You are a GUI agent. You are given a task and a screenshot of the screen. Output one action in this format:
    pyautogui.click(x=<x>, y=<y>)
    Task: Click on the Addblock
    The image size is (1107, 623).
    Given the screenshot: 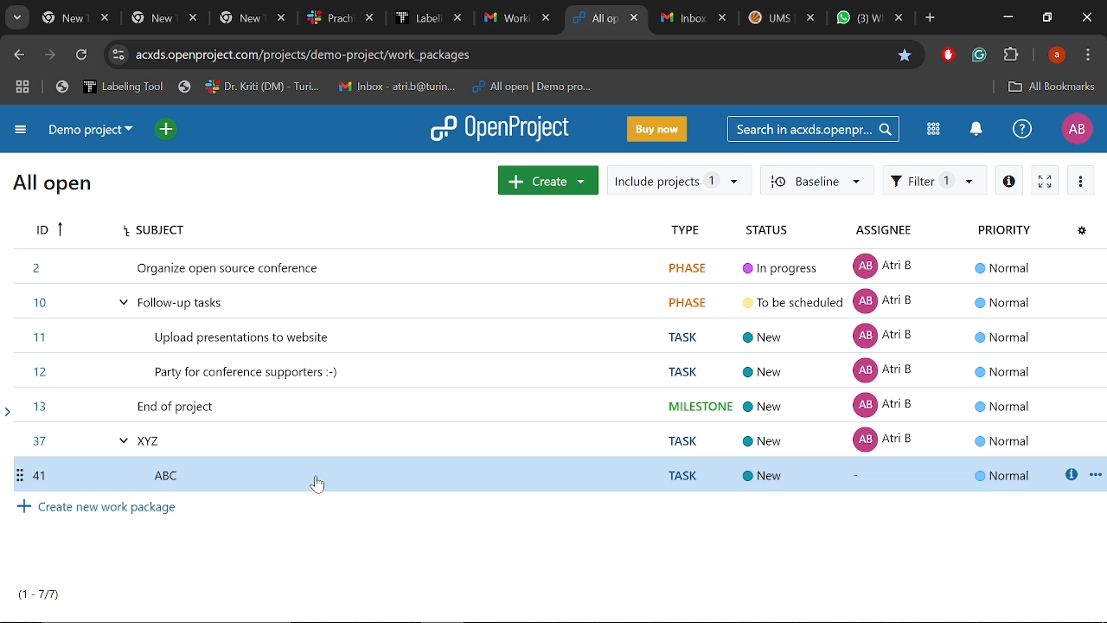 What is the action you would take?
    pyautogui.click(x=948, y=55)
    